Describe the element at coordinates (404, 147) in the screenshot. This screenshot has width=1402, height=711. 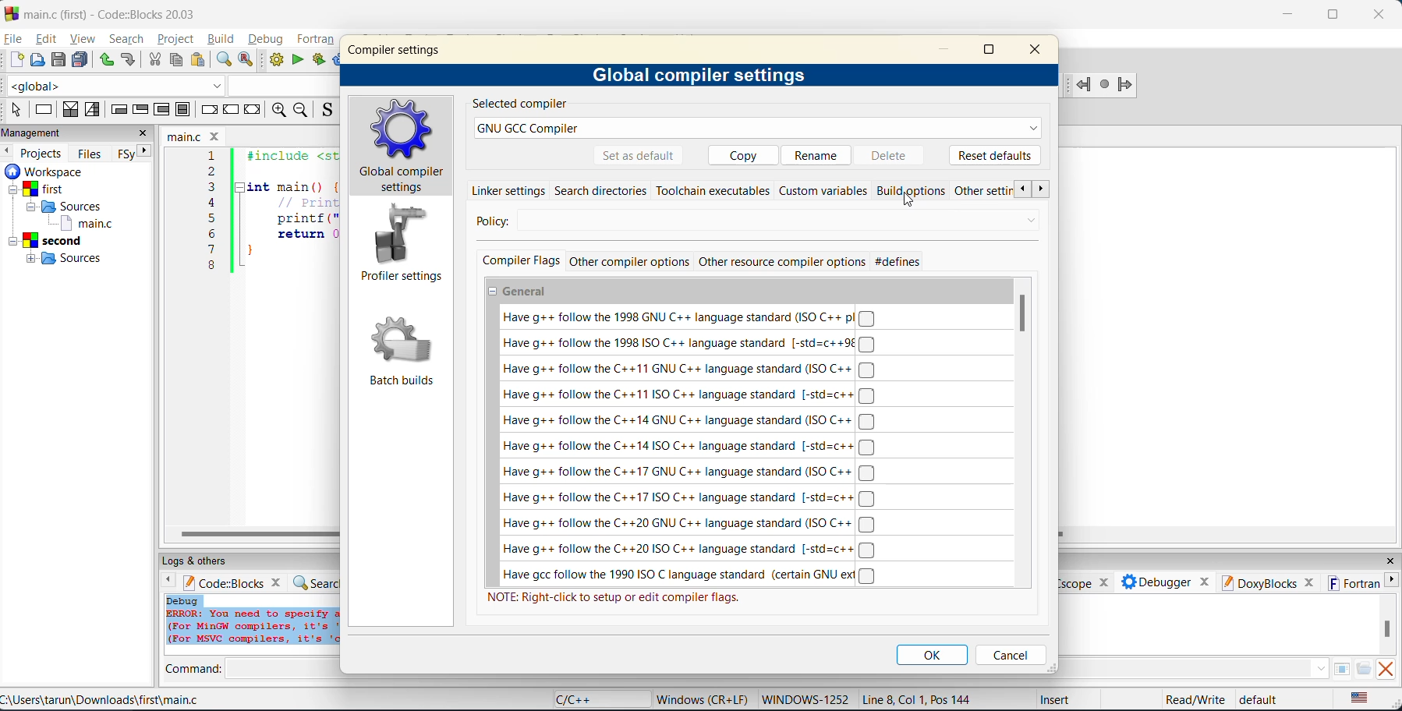
I see `global compiler settings` at that location.